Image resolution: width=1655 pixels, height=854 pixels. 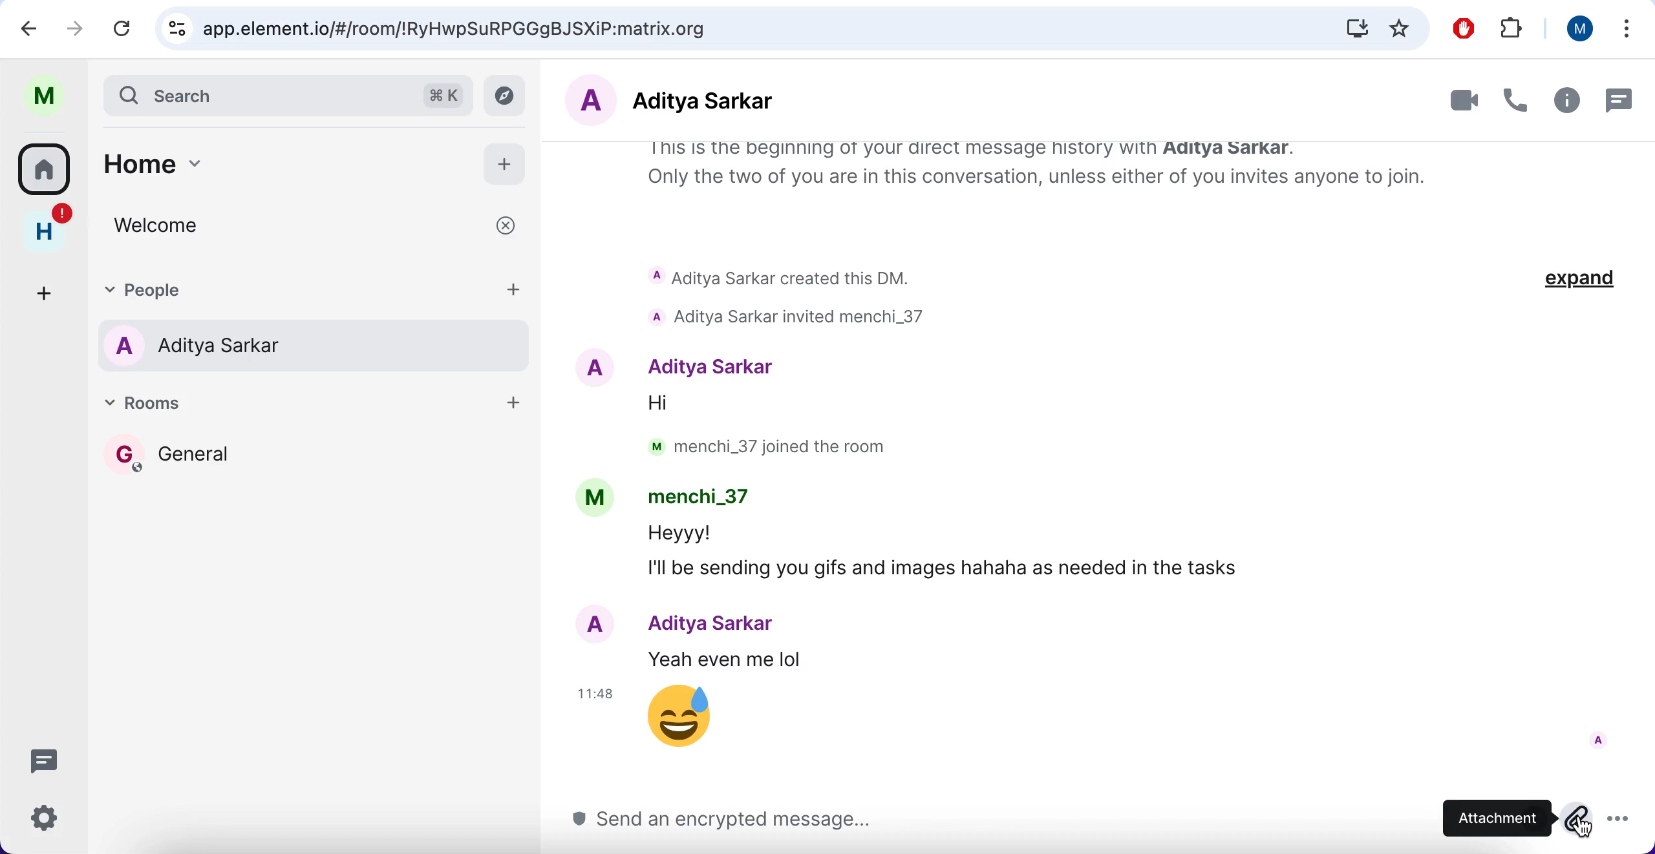 I want to click on Hi, so click(x=659, y=399).